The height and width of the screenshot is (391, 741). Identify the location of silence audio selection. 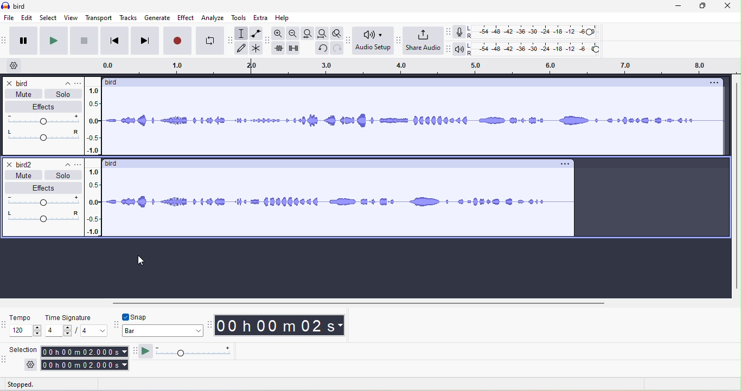
(296, 48).